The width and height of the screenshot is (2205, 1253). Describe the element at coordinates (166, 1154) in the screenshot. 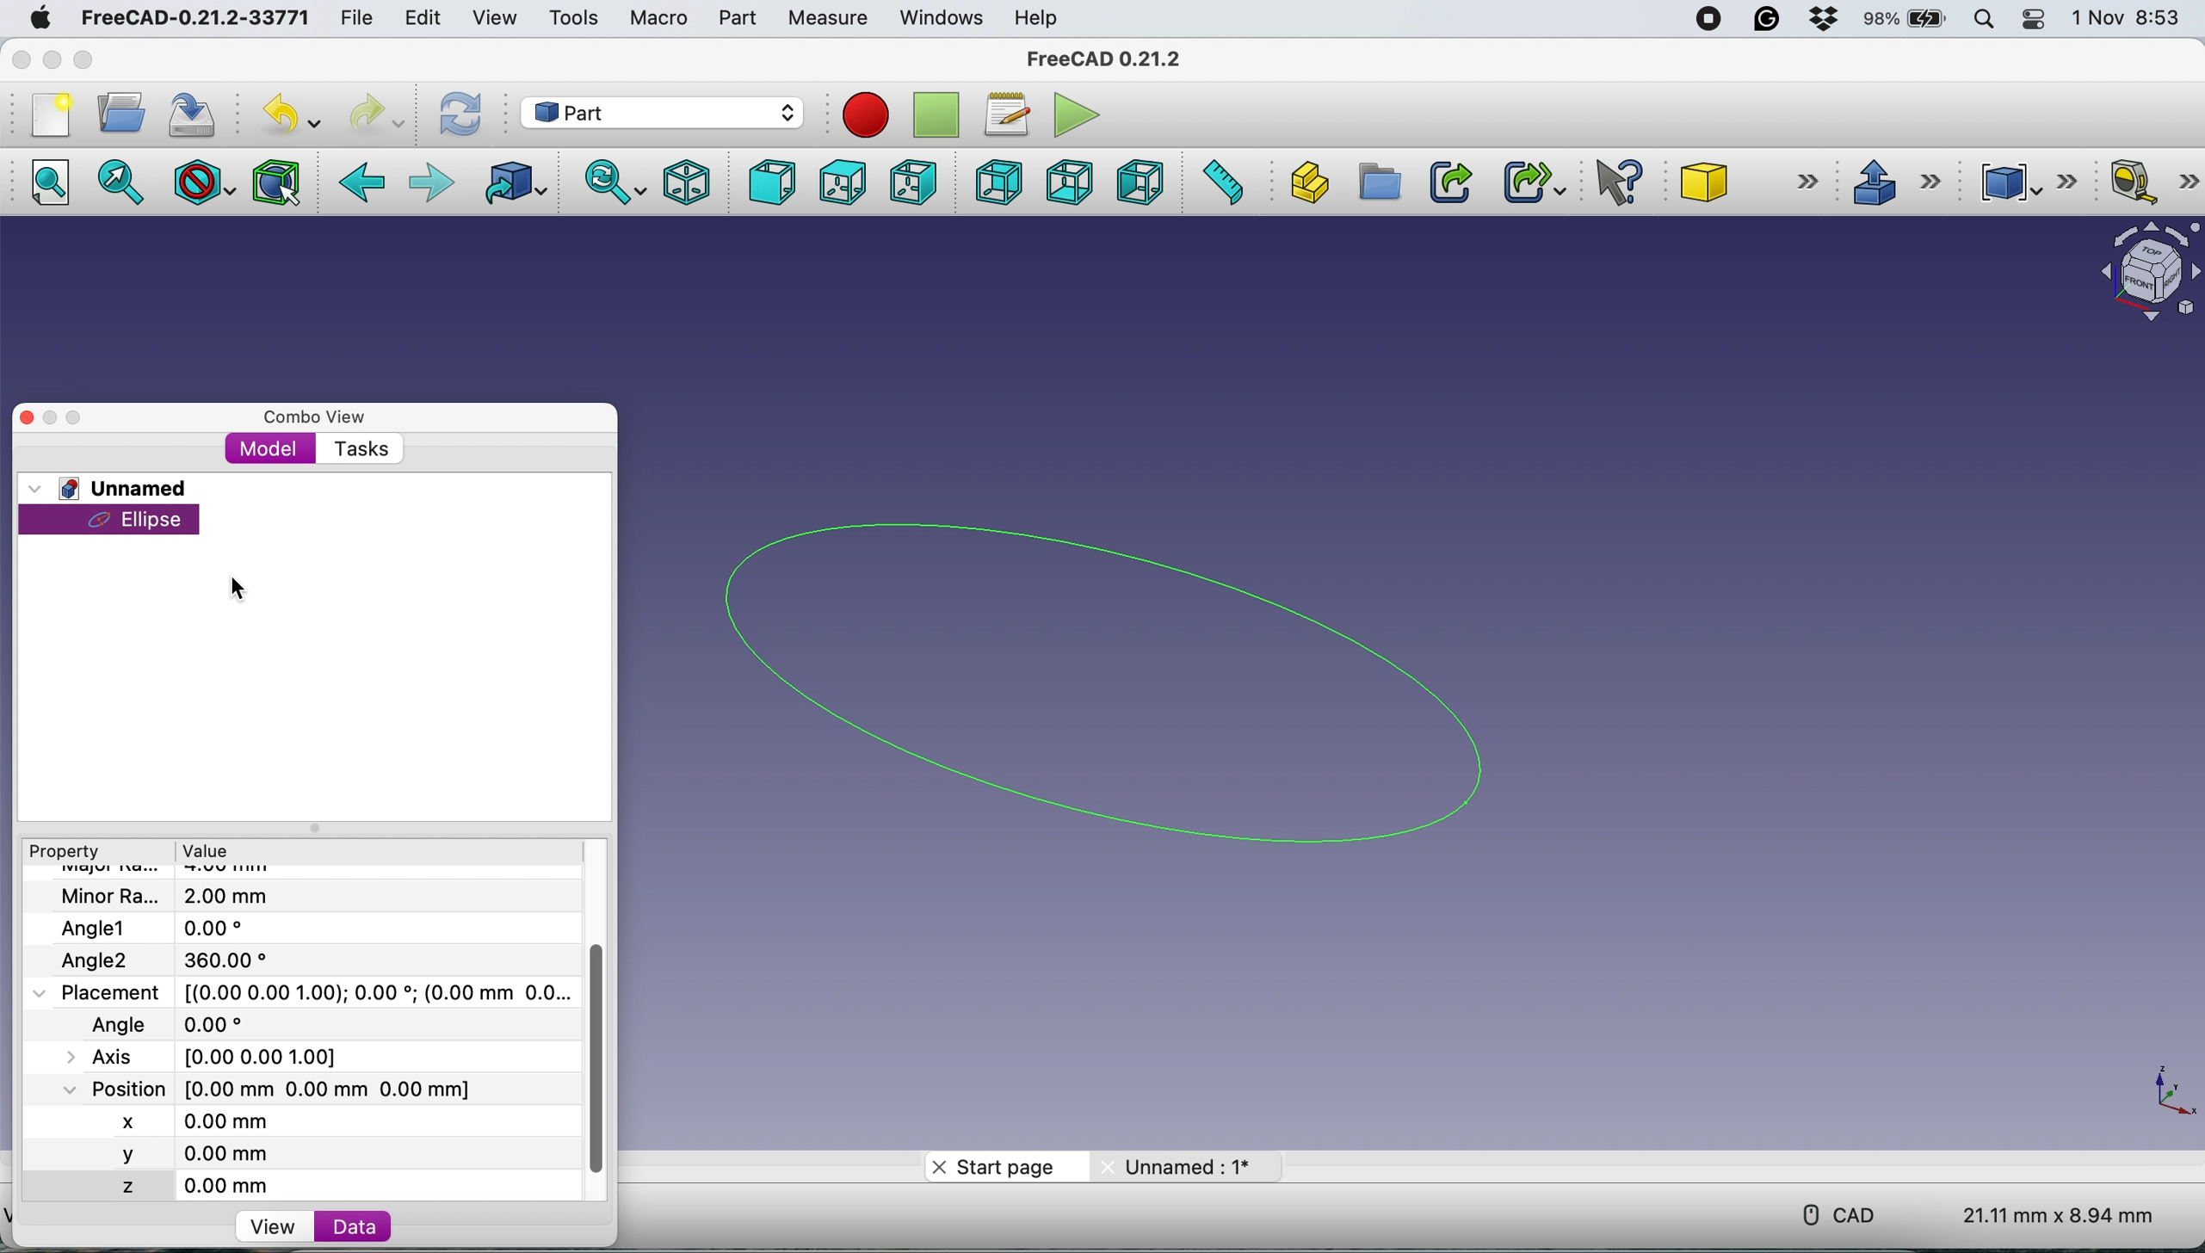

I see `y` at that location.